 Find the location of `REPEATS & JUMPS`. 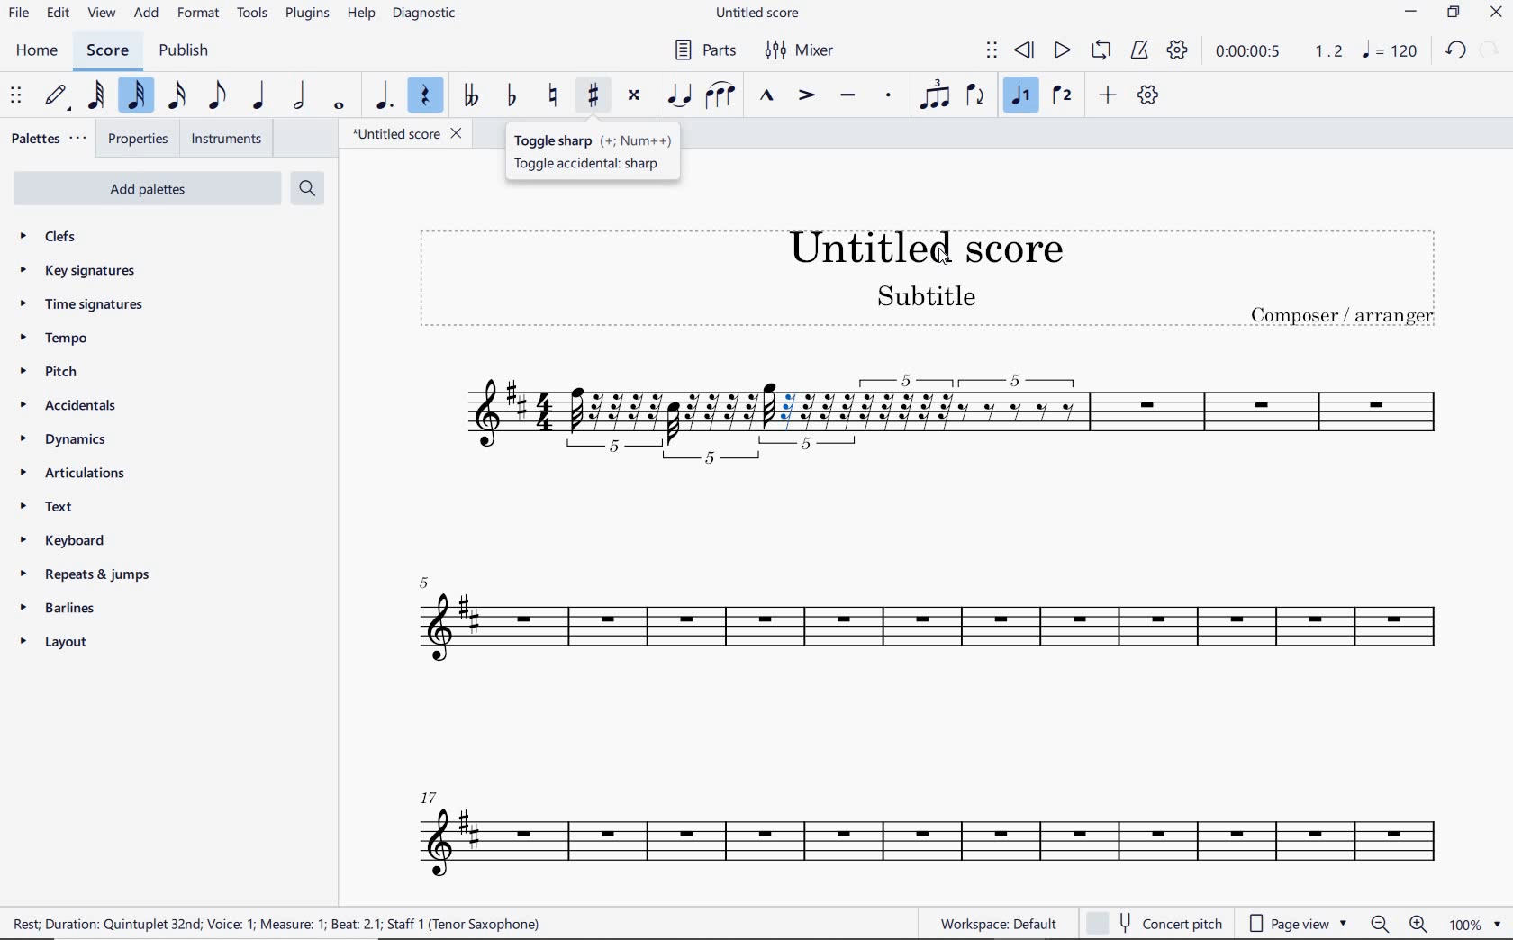

REPEATS & JUMPS is located at coordinates (87, 574).